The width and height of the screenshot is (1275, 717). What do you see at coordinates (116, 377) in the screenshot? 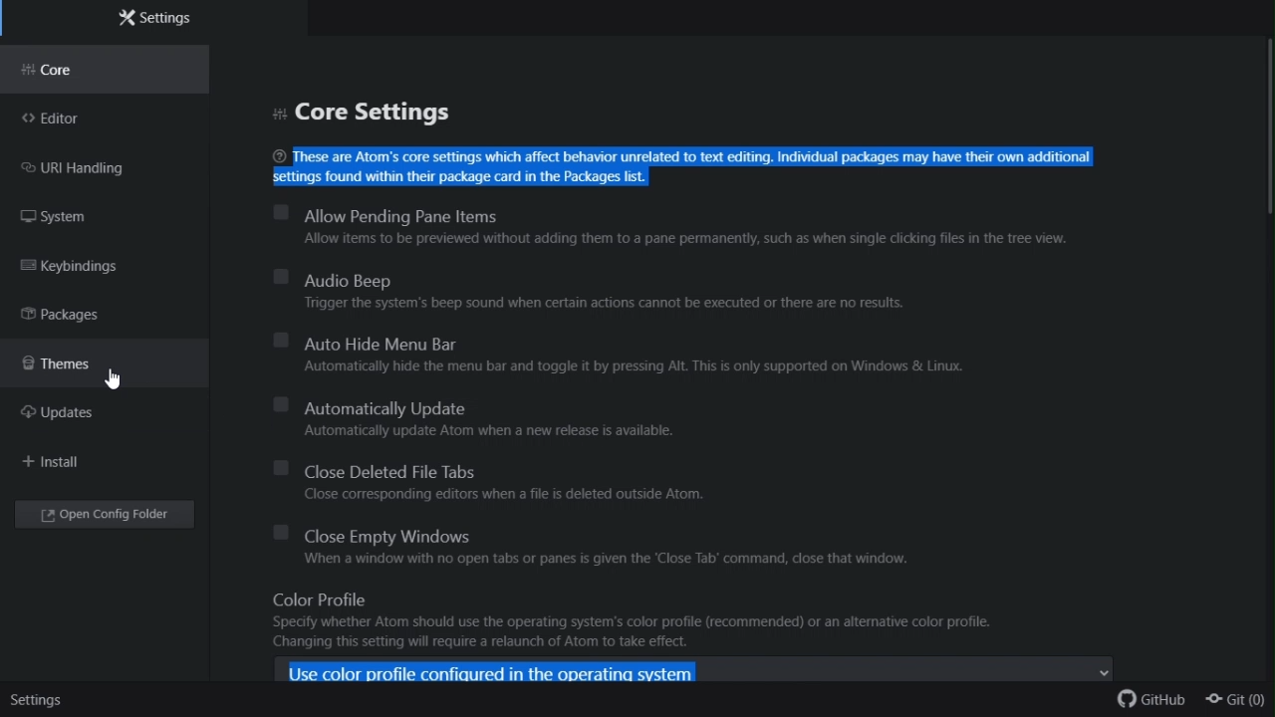
I see `cursor` at bounding box center [116, 377].